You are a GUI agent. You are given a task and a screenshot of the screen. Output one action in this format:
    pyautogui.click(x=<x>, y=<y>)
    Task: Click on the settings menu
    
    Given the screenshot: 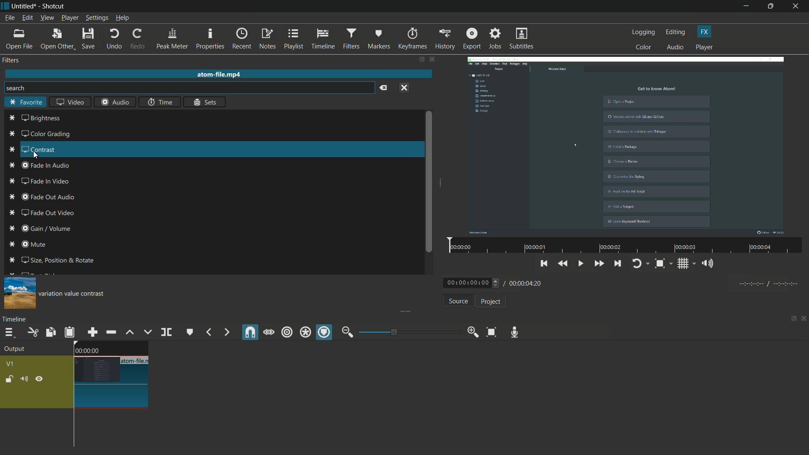 What is the action you would take?
    pyautogui.click(x=97, y=18)
    